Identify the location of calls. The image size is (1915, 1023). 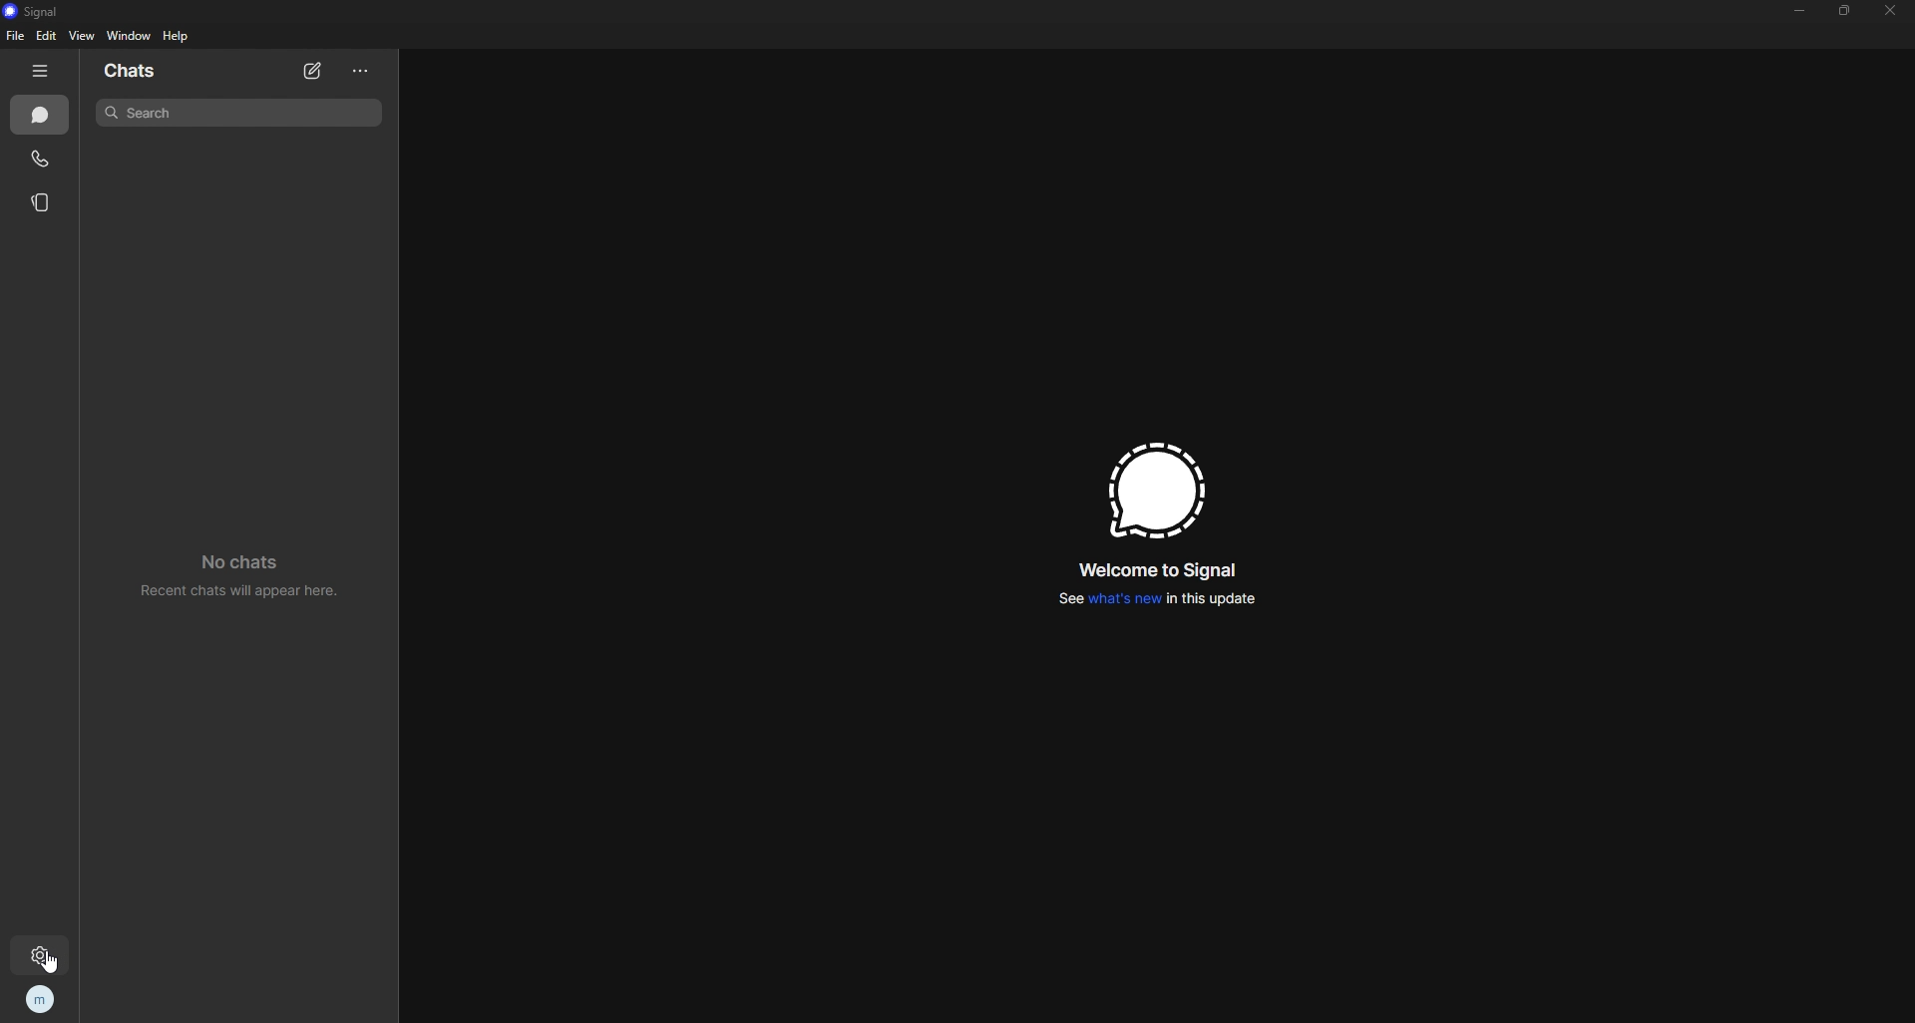
(42, 160).